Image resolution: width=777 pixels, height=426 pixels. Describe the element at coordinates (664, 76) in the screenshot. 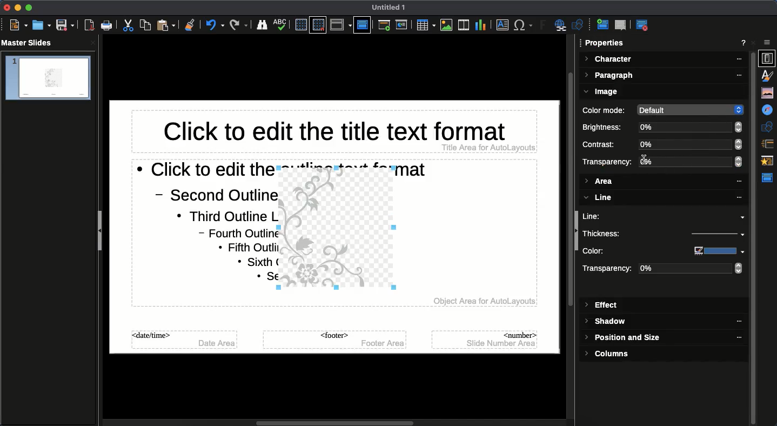

I see `Paragraph` at that location.